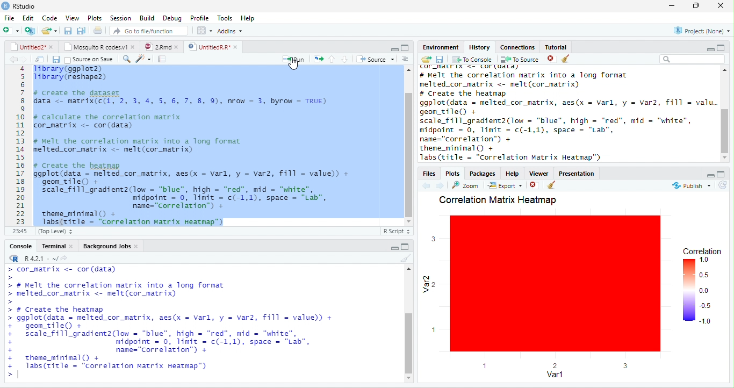 The width and height of the screenshot is (734, 388). I want to click on mosquito R codes v1, so click(98, 47).